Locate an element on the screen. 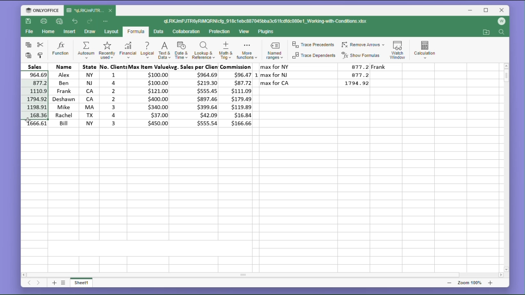 The width and height of the screenshot is (525, 295). max for CA 1794.92 is located at coordinates (317, 83).